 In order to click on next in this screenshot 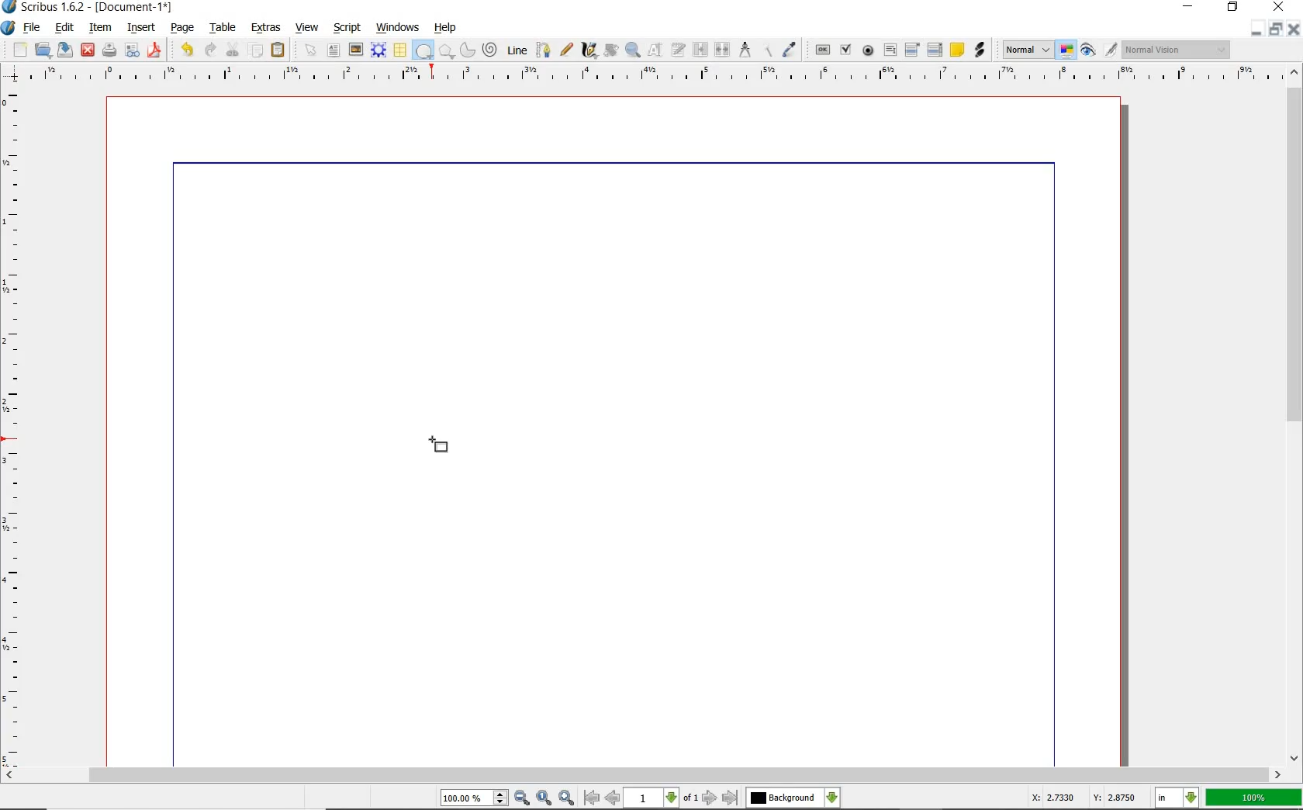, I will do `click(710, 798)`.